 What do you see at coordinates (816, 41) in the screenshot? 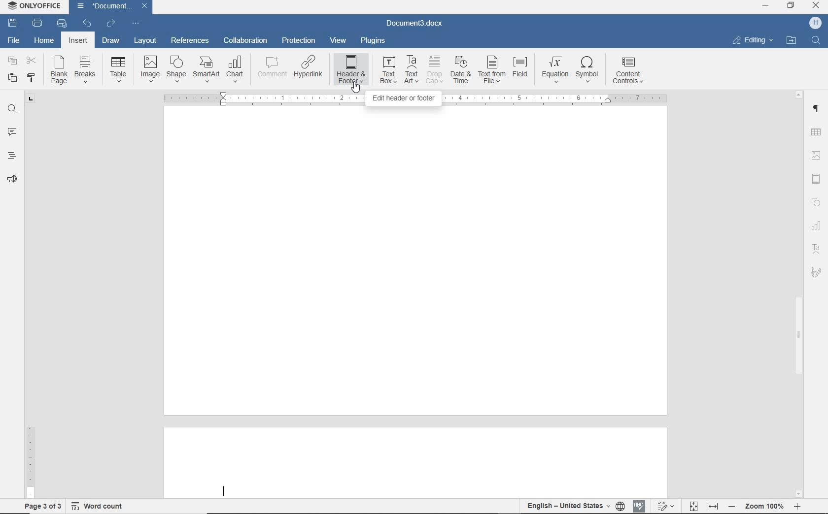
I see `FIND` at bounding box center [816, 41].